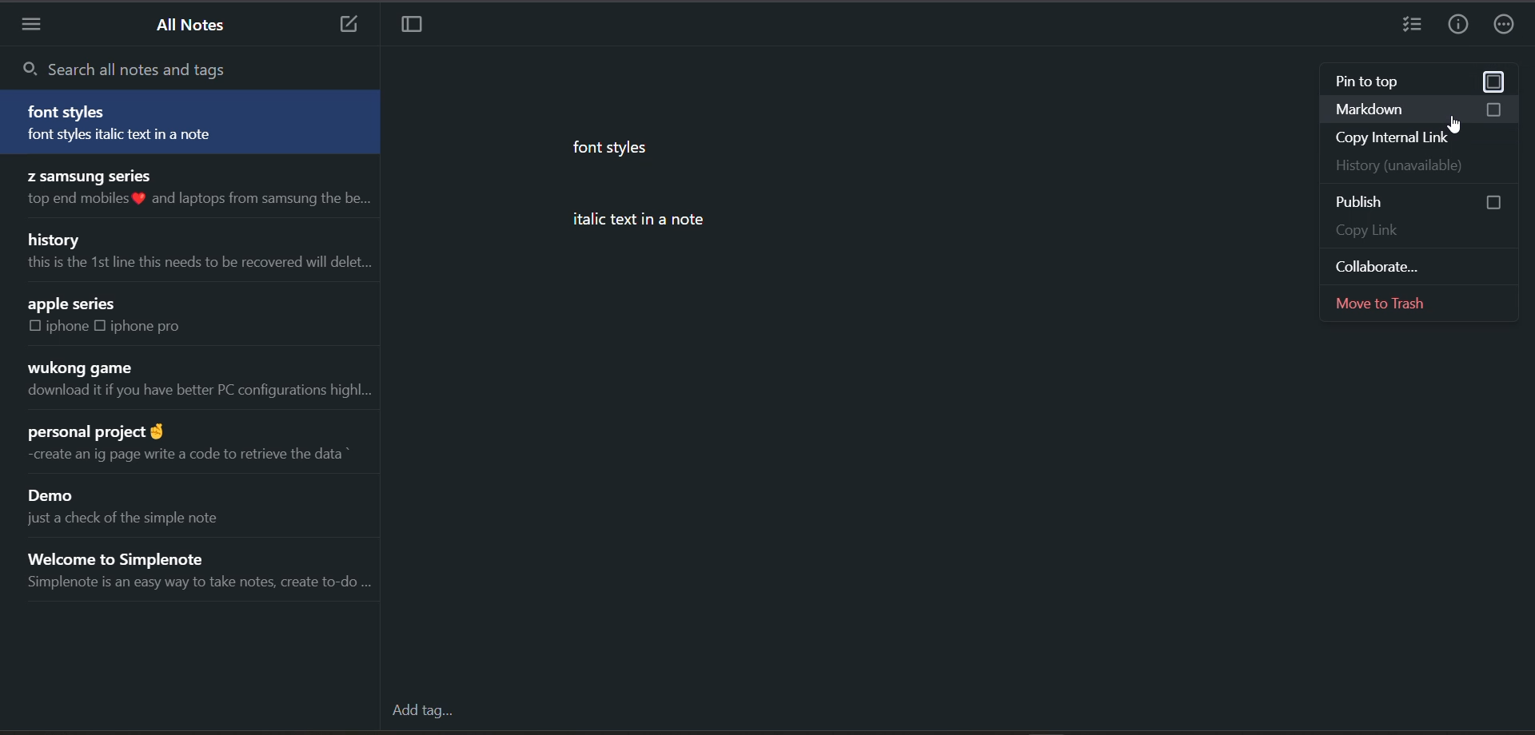 The image size is (1535, 735). What do you see at coordinates (1413, 26) in the screenshot?
I see `insert checklist` at bounding box center [1413, 26].